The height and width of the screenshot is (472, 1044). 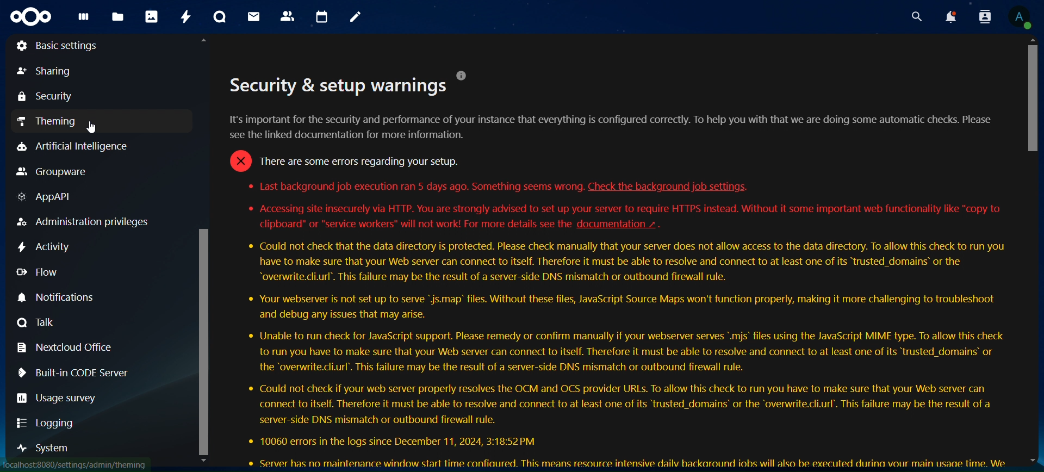 What do you see at coordinates (984, 18) in the screenshot?
I see `search contacts` at bounding box center [984, 18].